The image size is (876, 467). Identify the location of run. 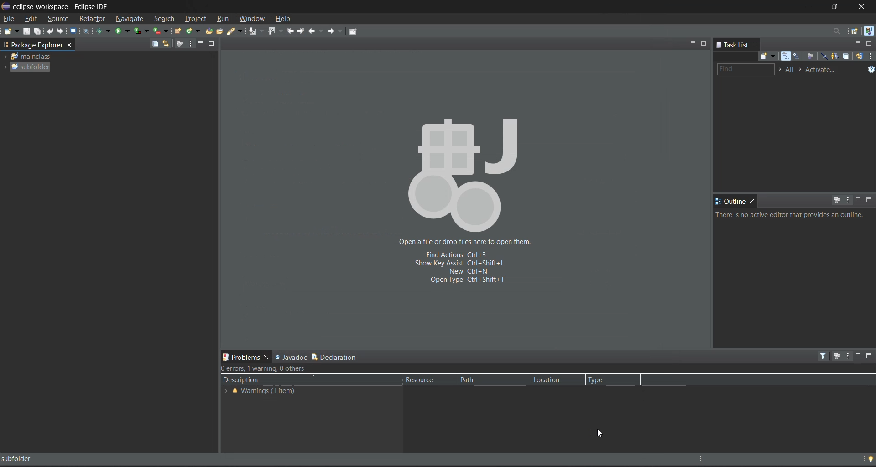
(123, 31).